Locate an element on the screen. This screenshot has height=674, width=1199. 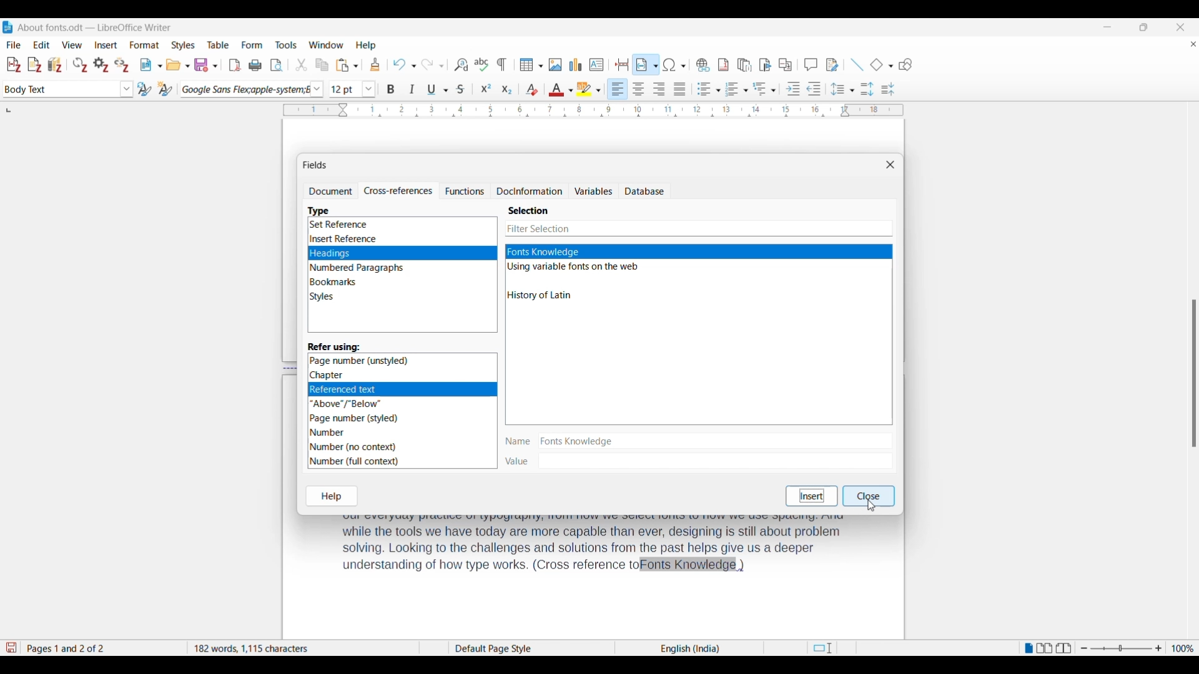
Close document is located at coordinates (1193, 46).